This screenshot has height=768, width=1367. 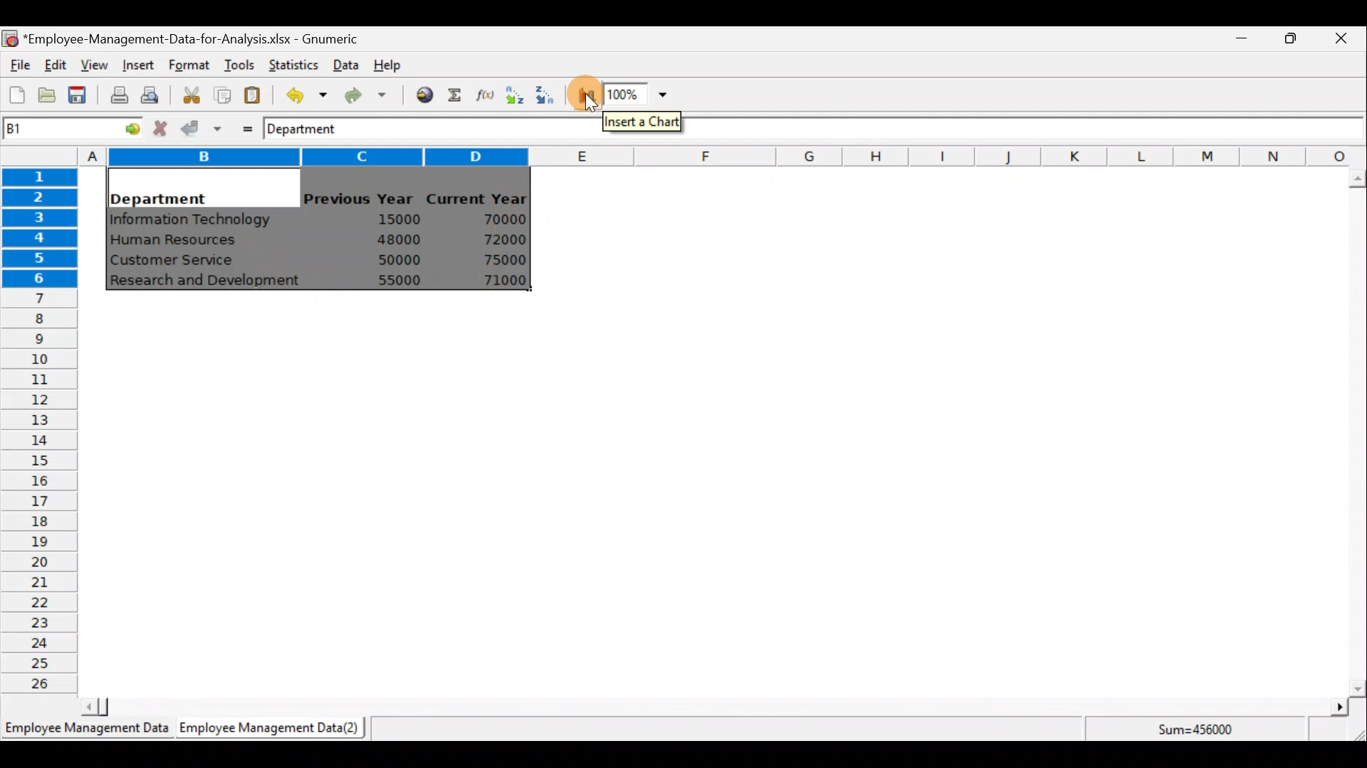 What do you see at coordinates (583, 97) in the screenshot?
I see `Insert a chart` at bounding box center [583, 97].